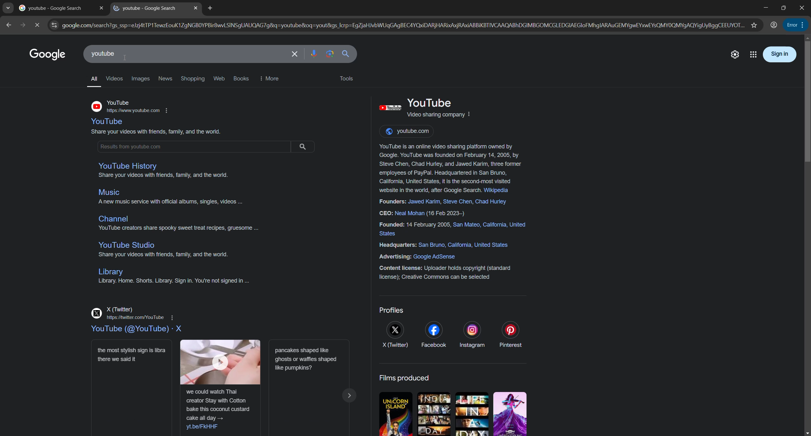  I want to click on books, so click(241, 78).